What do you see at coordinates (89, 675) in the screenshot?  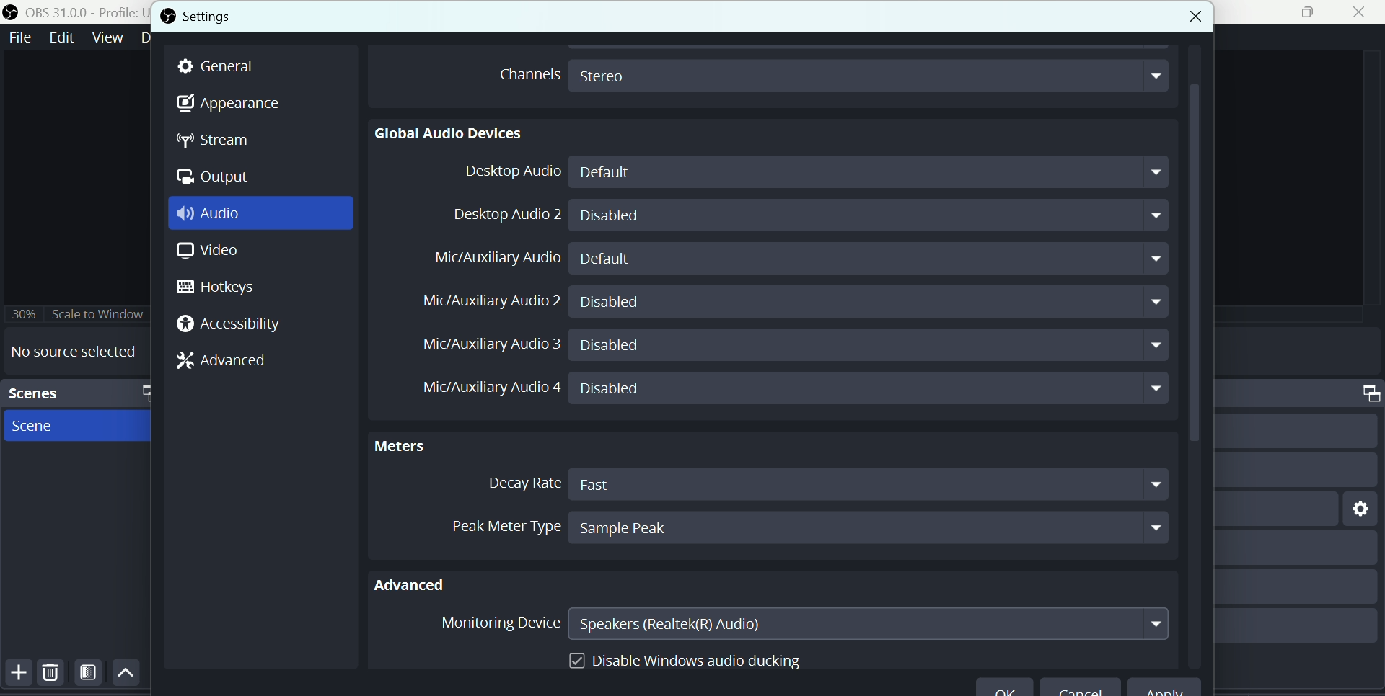 I see `Filter` at bounding box center [89, 675].